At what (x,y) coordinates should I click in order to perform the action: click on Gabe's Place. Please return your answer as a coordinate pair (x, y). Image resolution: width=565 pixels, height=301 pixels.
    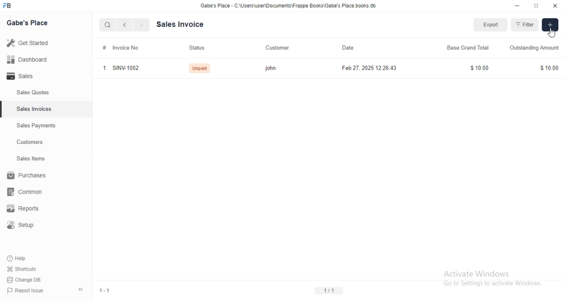
    Looking at the image, I should click on (29, 22).